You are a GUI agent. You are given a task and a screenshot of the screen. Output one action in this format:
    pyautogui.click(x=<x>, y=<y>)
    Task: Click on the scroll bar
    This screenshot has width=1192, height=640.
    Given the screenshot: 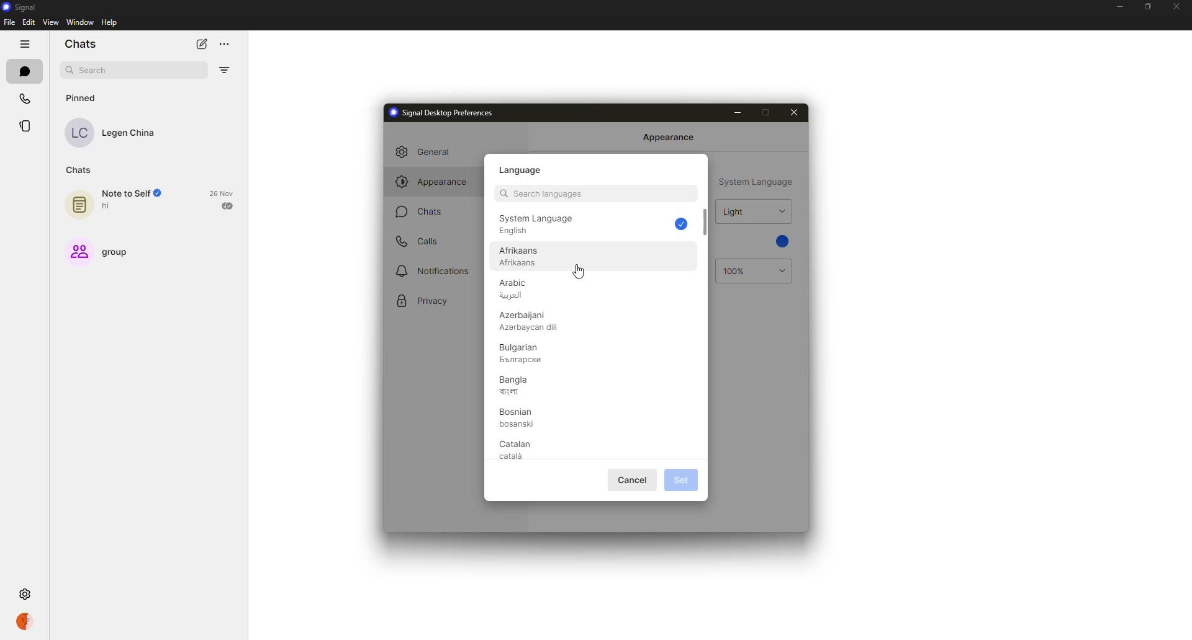 What is the action you would take?
    pyautogui.click(x=707, y=222)
    